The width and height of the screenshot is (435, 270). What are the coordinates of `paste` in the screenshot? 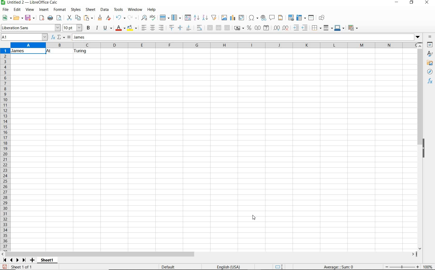 It's located at (89, 18).